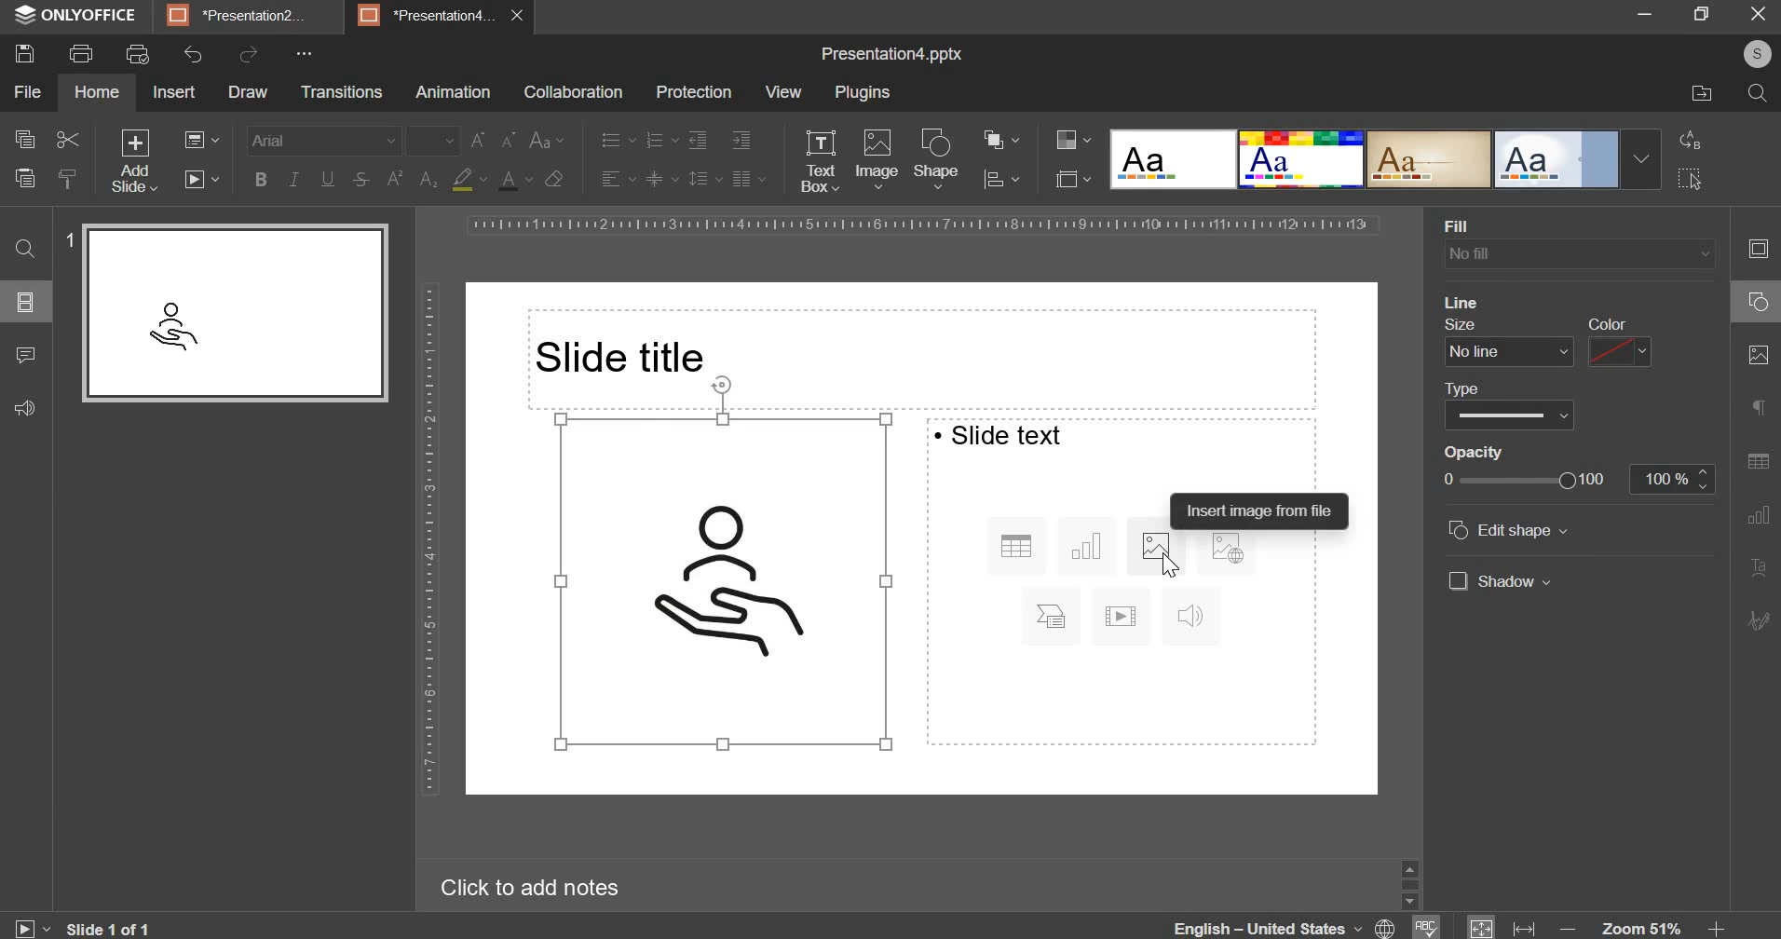 The image size is (1781, 939). I want to click on change case, so click(547, 140).